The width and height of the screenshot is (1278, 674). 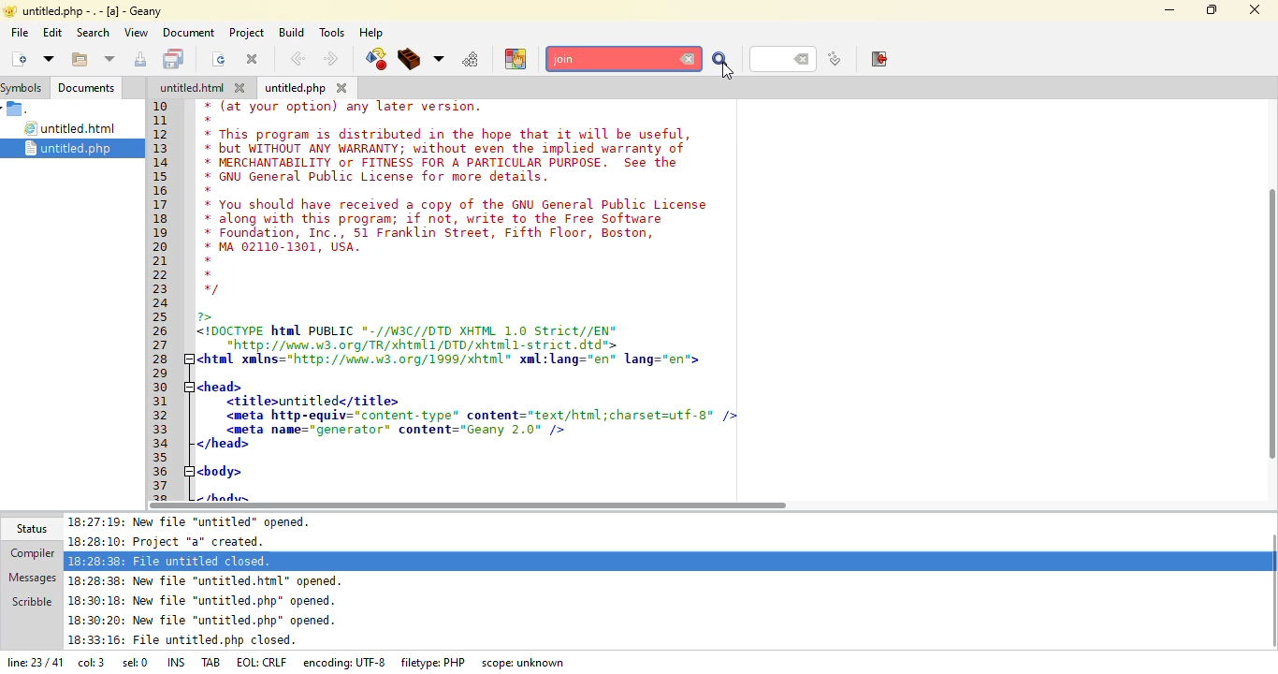 I want to click on encoding: utf-8, so click(x=348, y=662).